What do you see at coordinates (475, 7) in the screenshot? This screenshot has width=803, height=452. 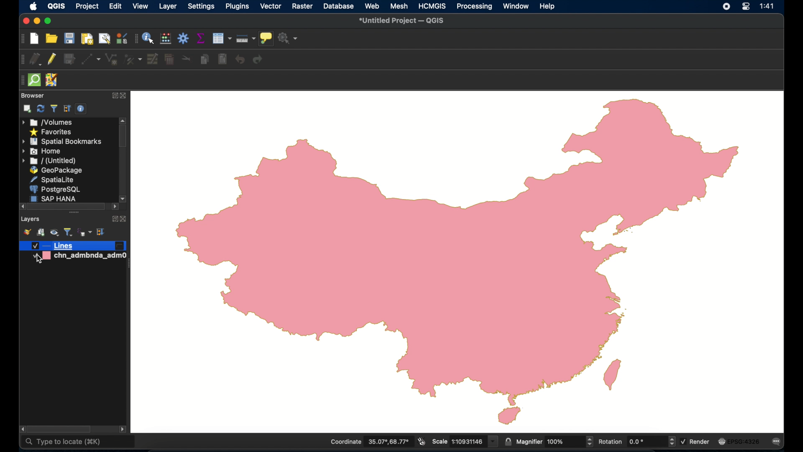 I see `processing ` at bounding box center [475, 7].